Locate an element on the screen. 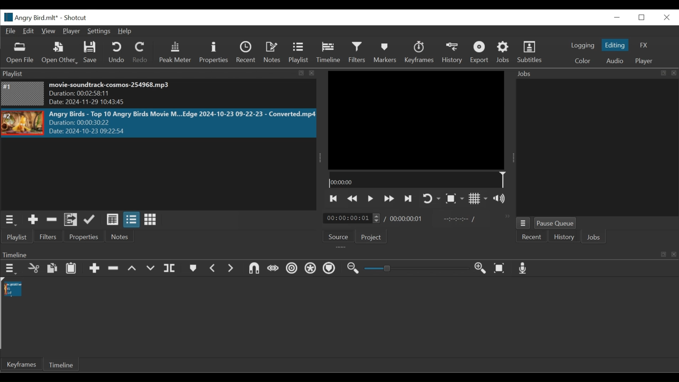 The height and width of the screenshot is (382, 679). Properties is located at coordinates (214, 52).